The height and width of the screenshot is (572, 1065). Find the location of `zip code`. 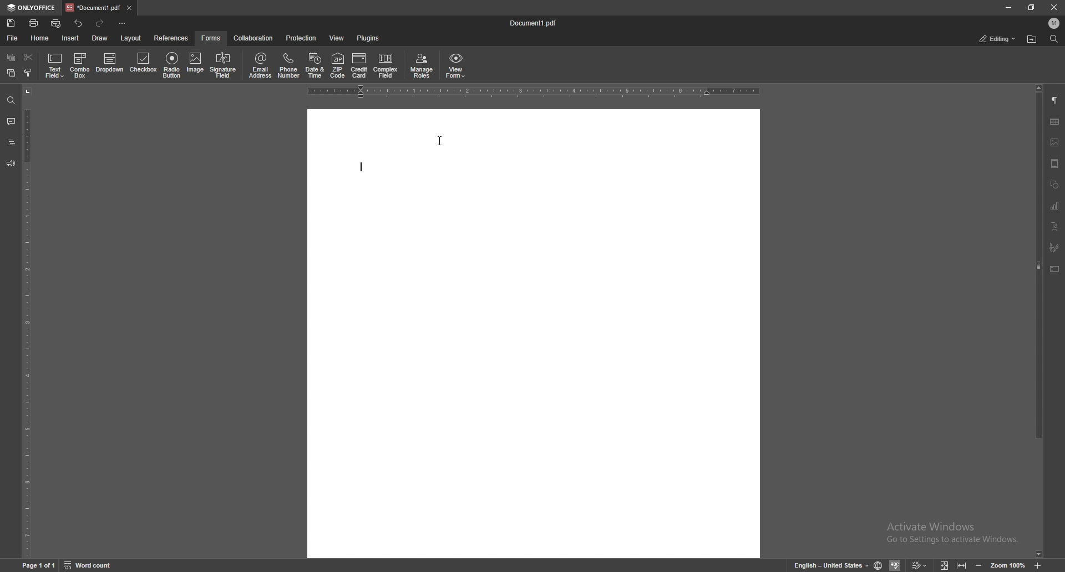

zip code is located at coordinates (338, 65).